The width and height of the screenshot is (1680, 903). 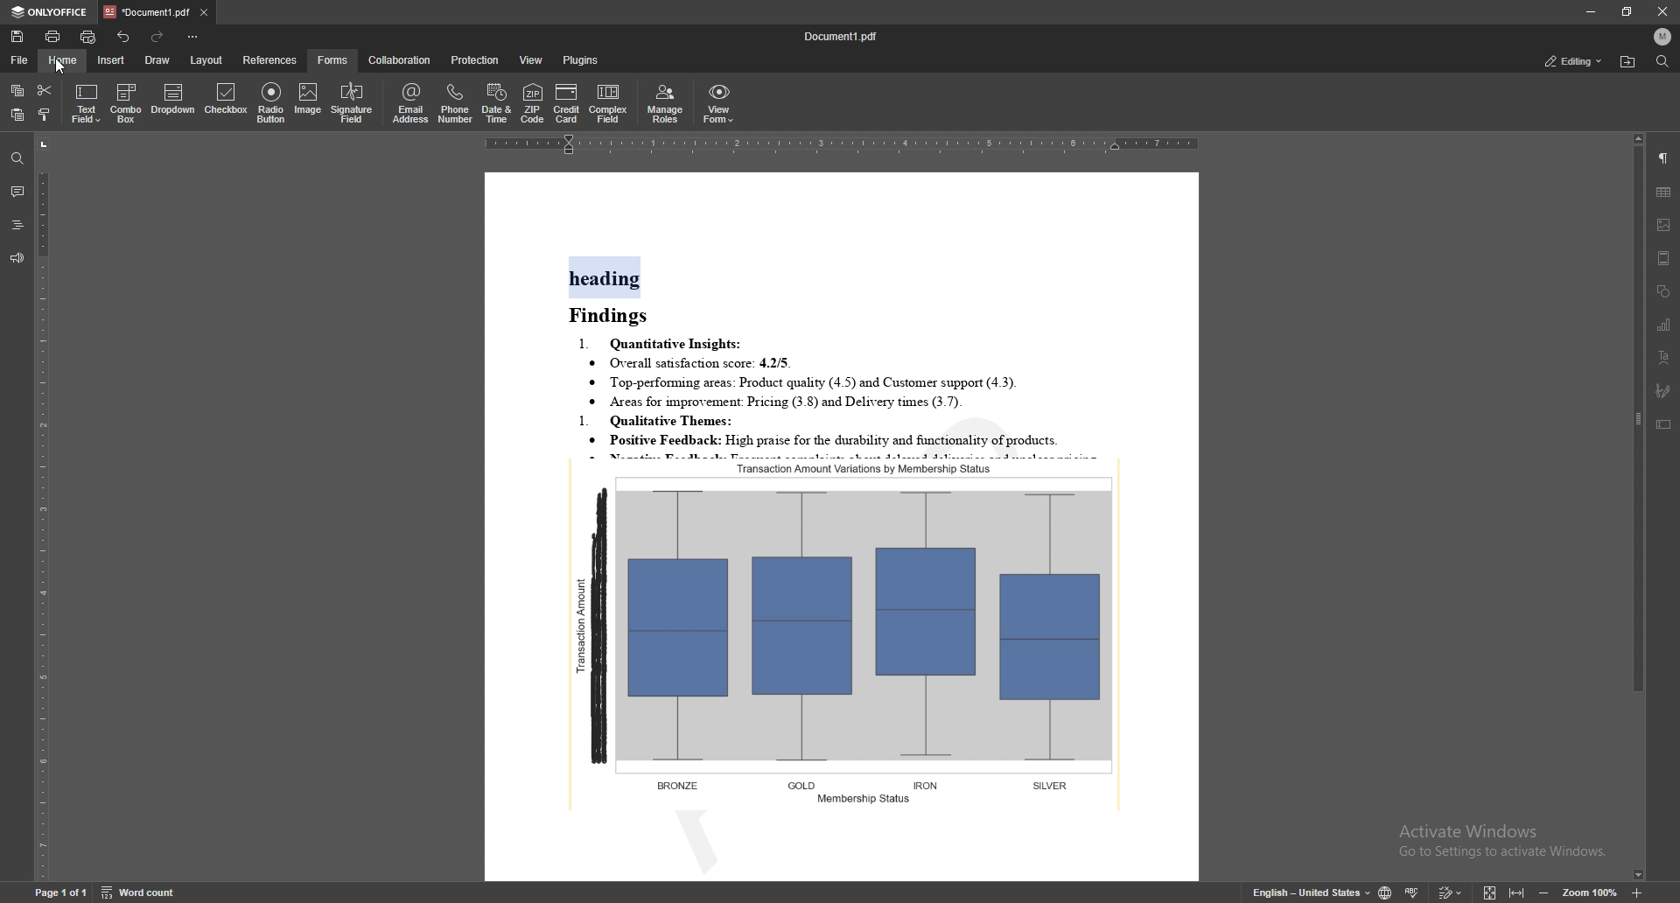 What do you see at coordinates (123, 38) in the screenshot?
I see `undo` at bounding box center [123, 38].